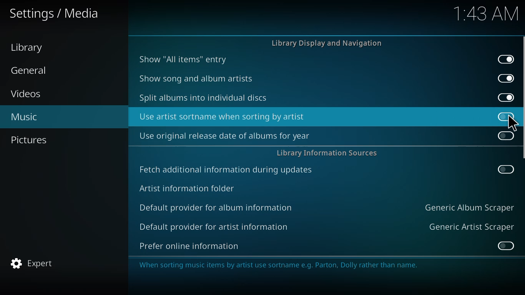  Describe the element at coordinates (30, 139) in the screenshot. I see `pictures` at that location.